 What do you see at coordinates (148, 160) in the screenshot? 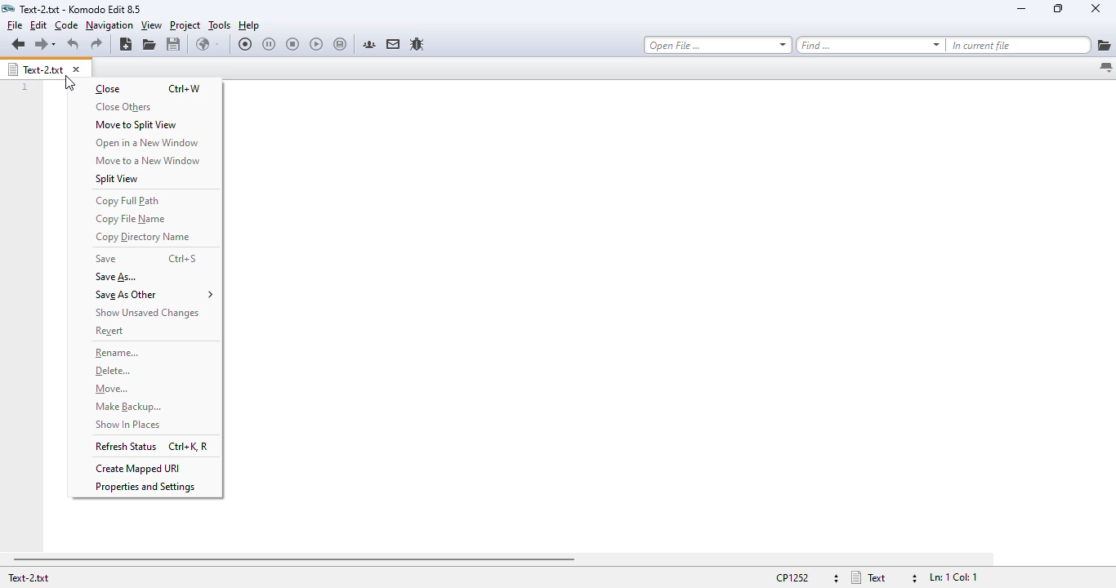
I see `move to a new window` at bounding box center [148, 160].